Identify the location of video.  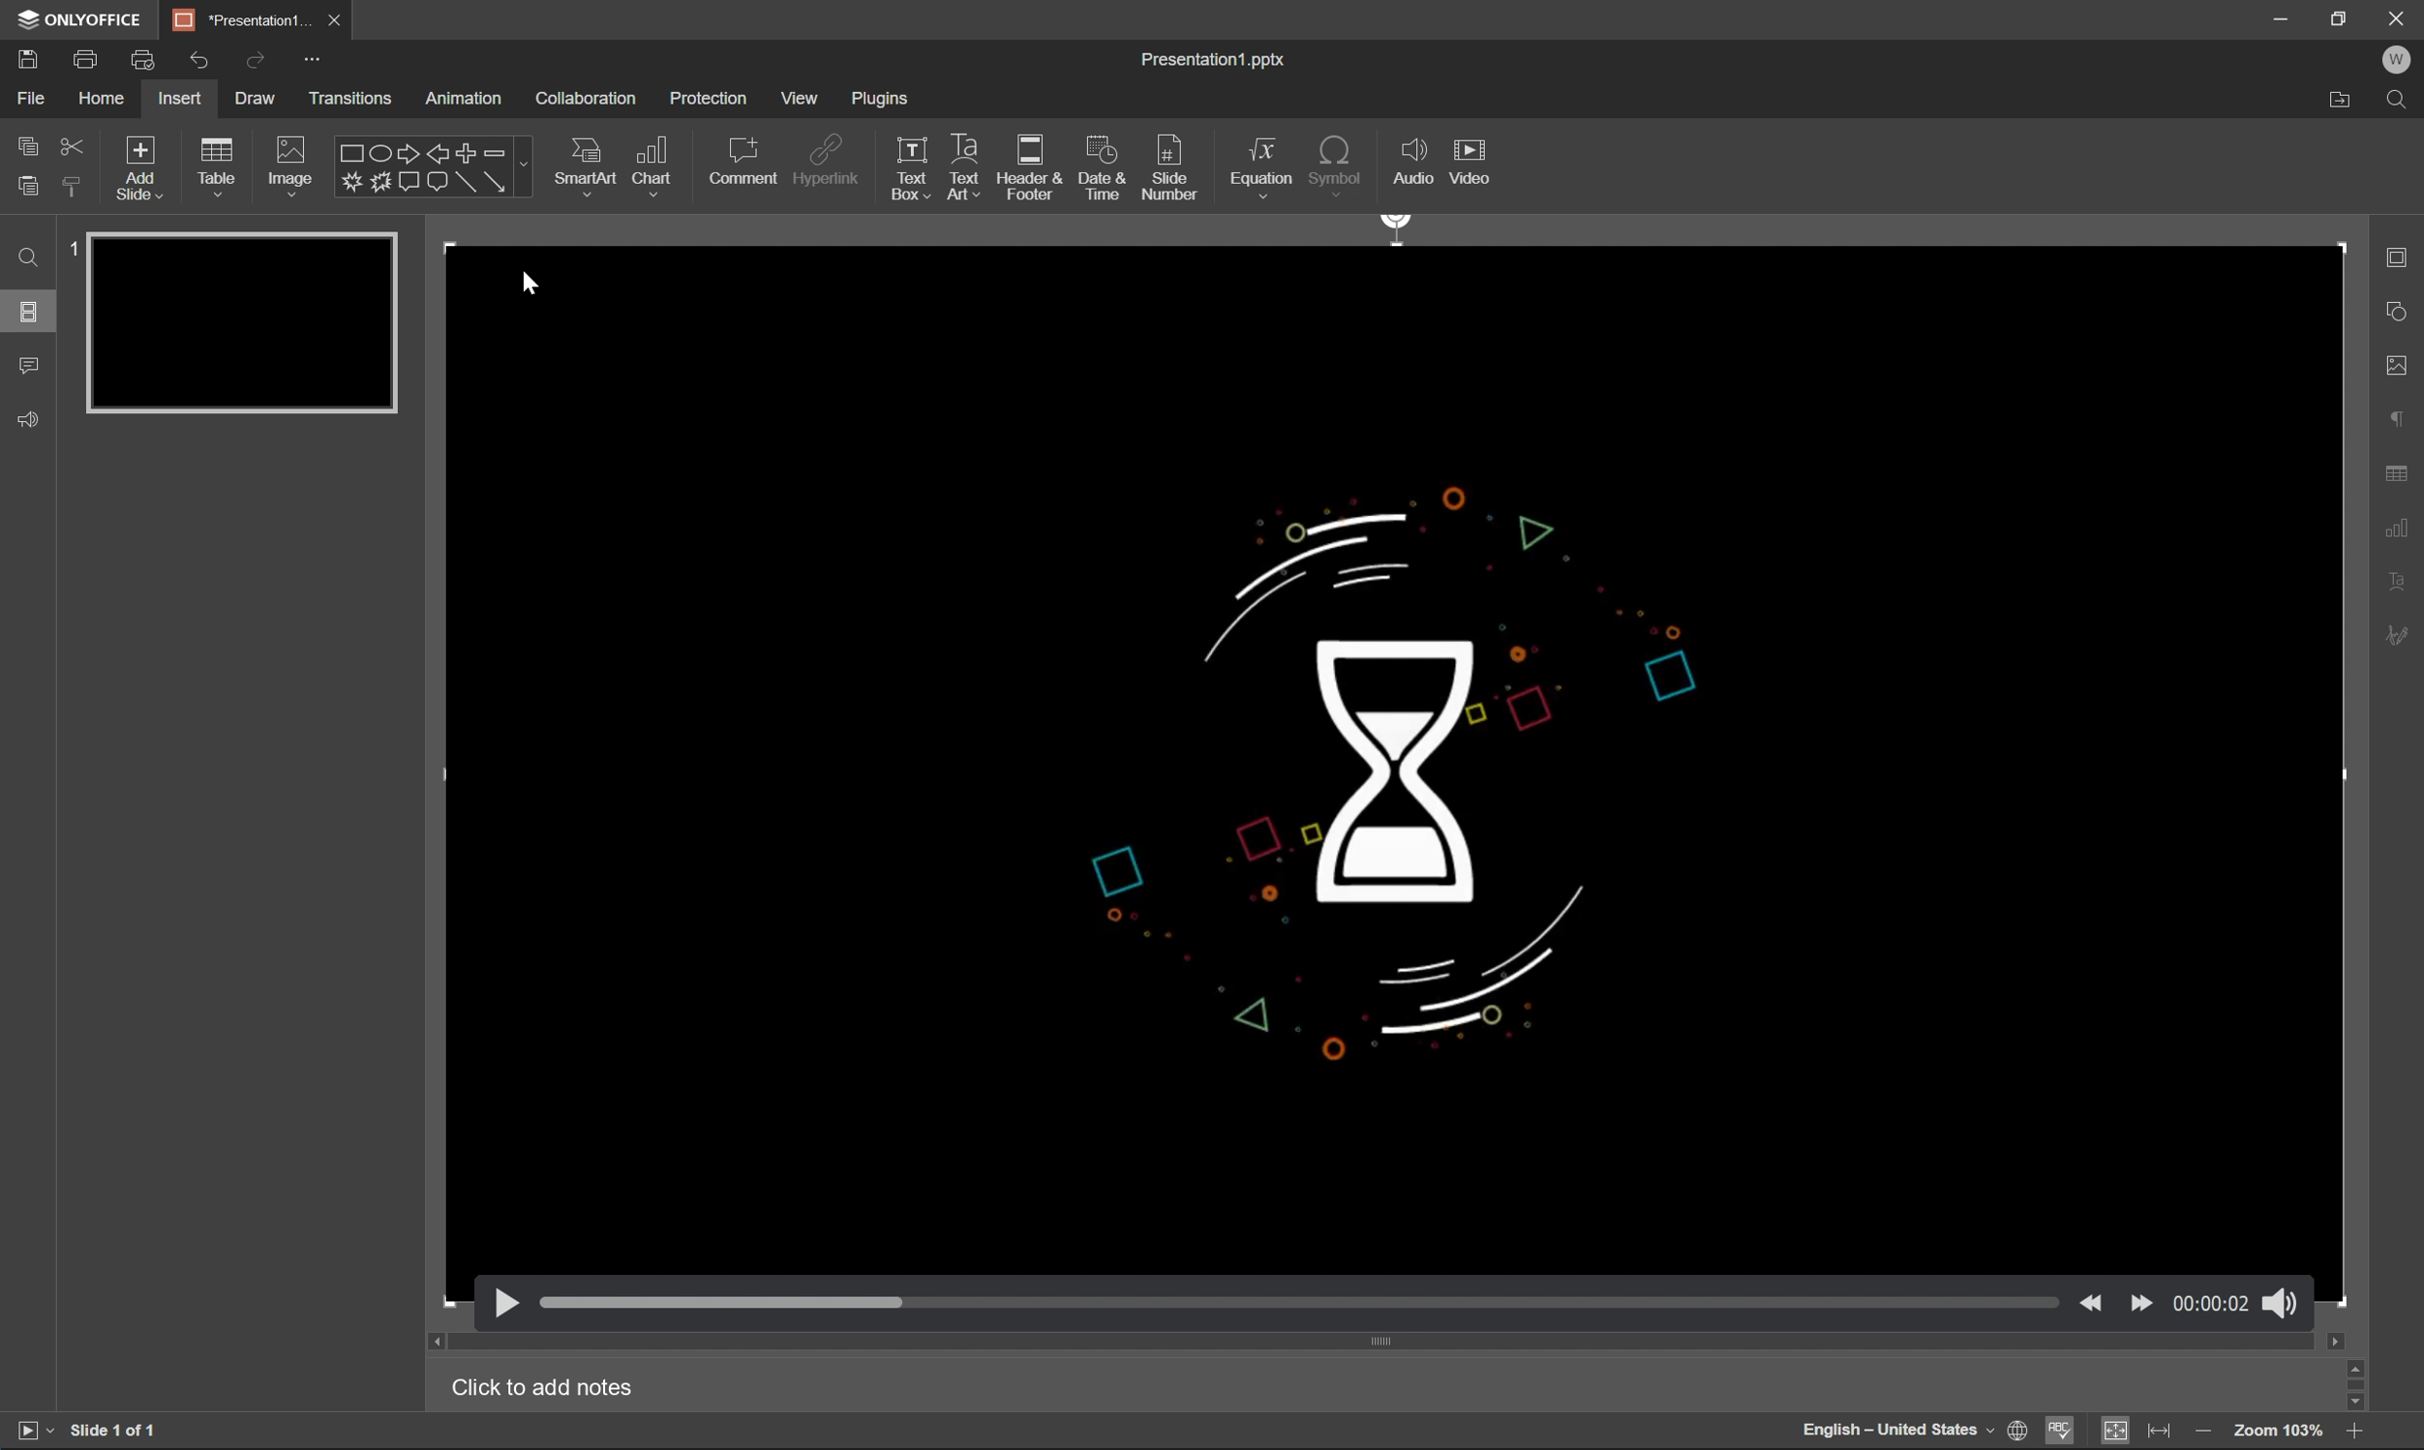
(1390, 761).